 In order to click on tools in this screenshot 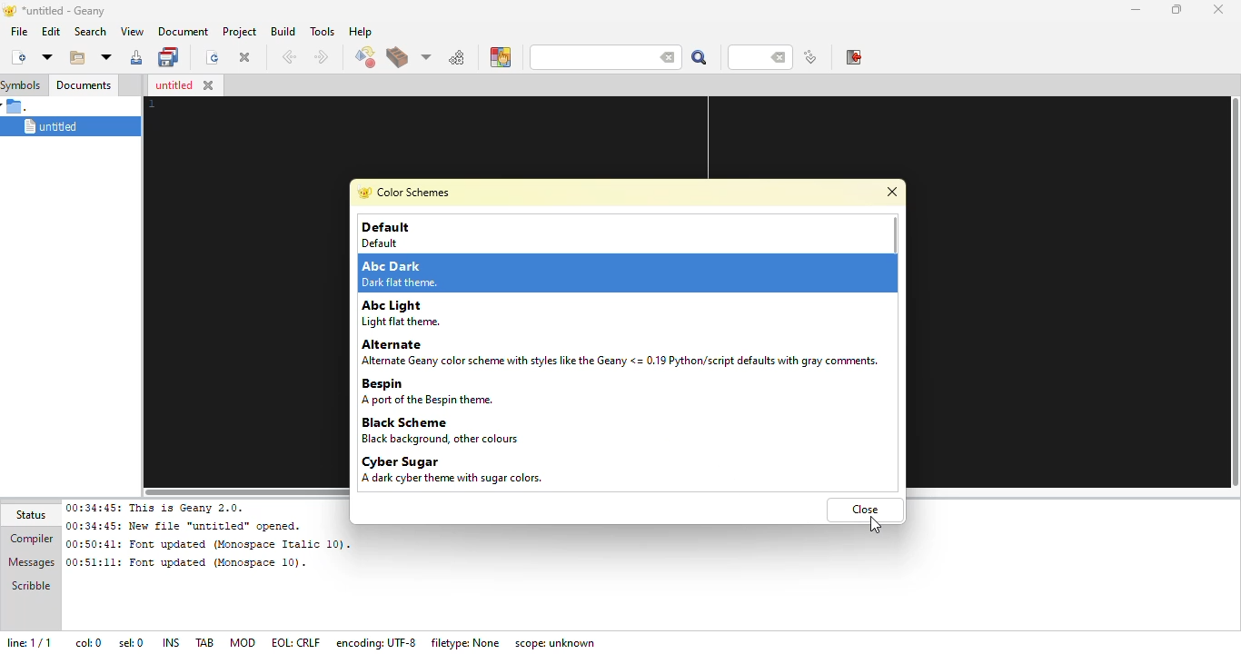, I will do `click(323, 31)`.